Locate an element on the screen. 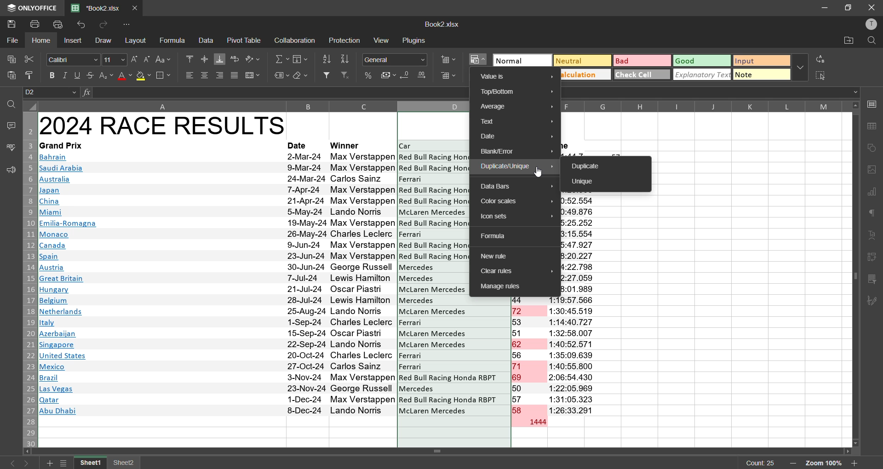  value is is located at coordinates (516, 77).